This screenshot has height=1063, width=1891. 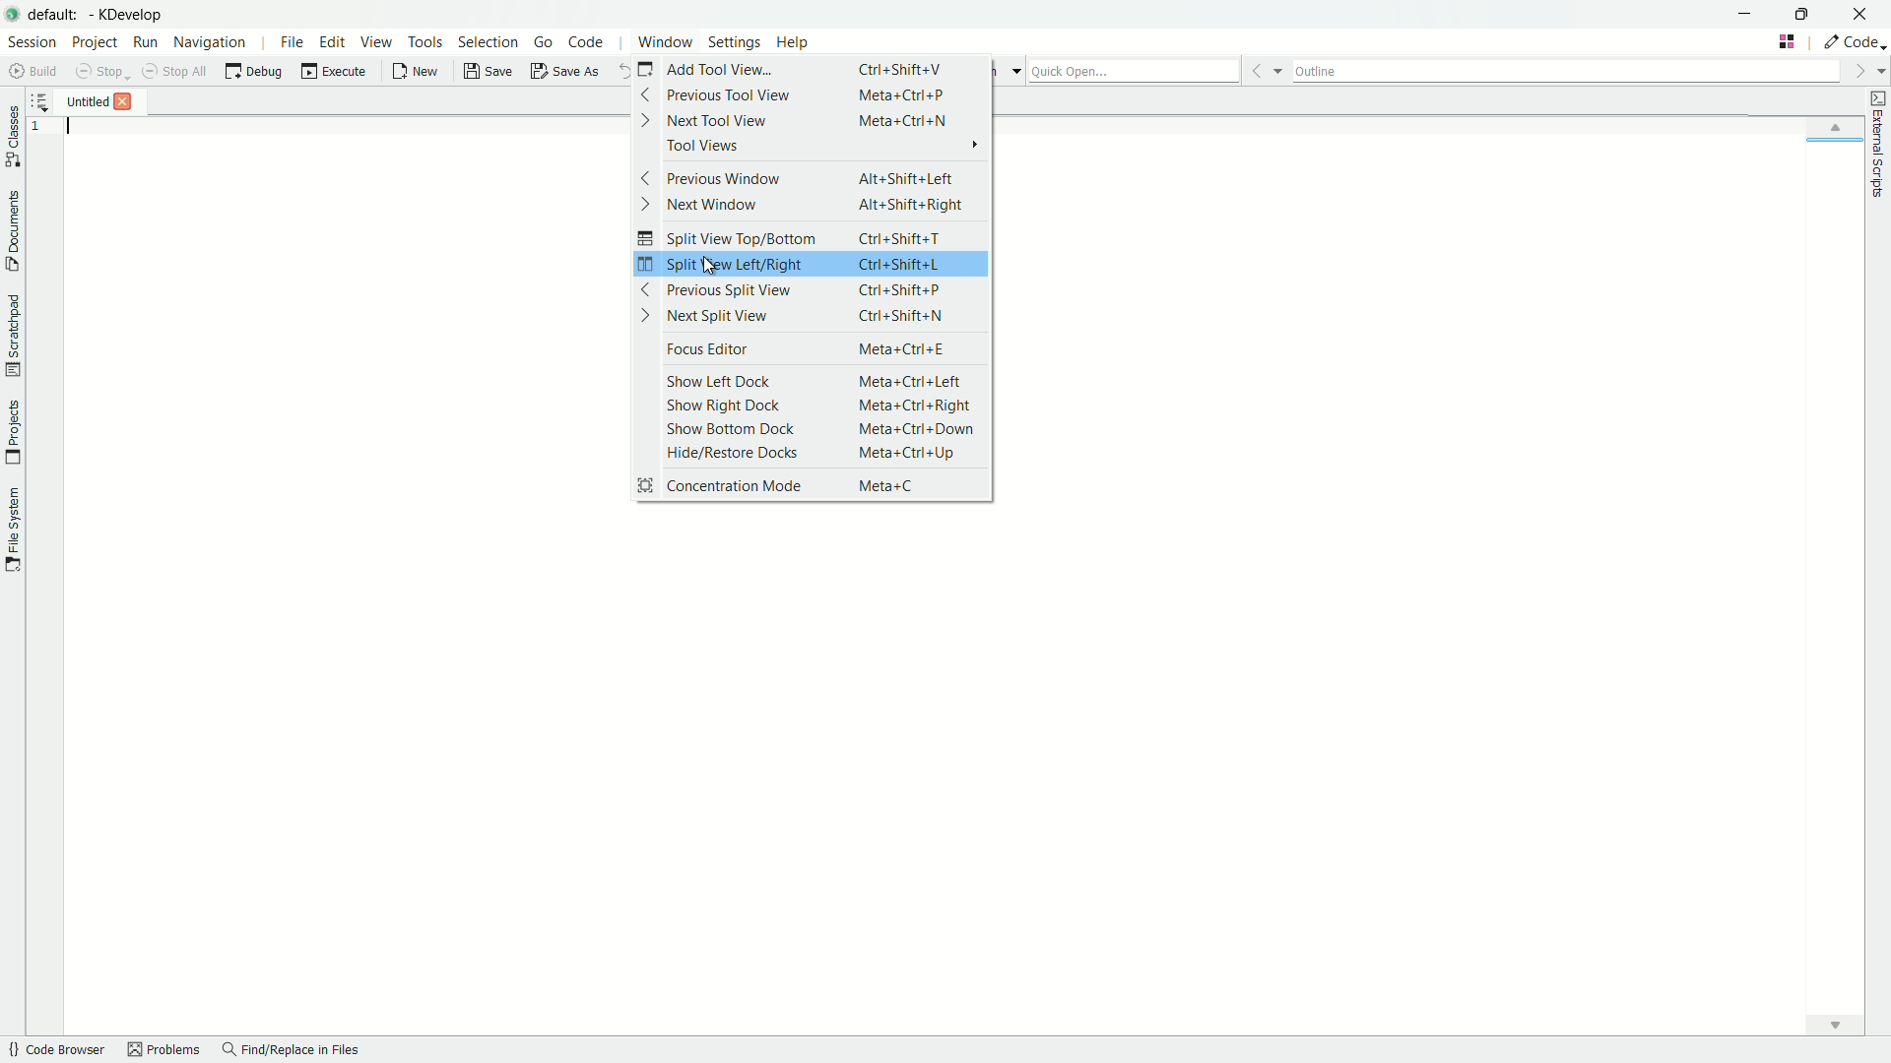 I want to click on , so click(x=127, y=101).